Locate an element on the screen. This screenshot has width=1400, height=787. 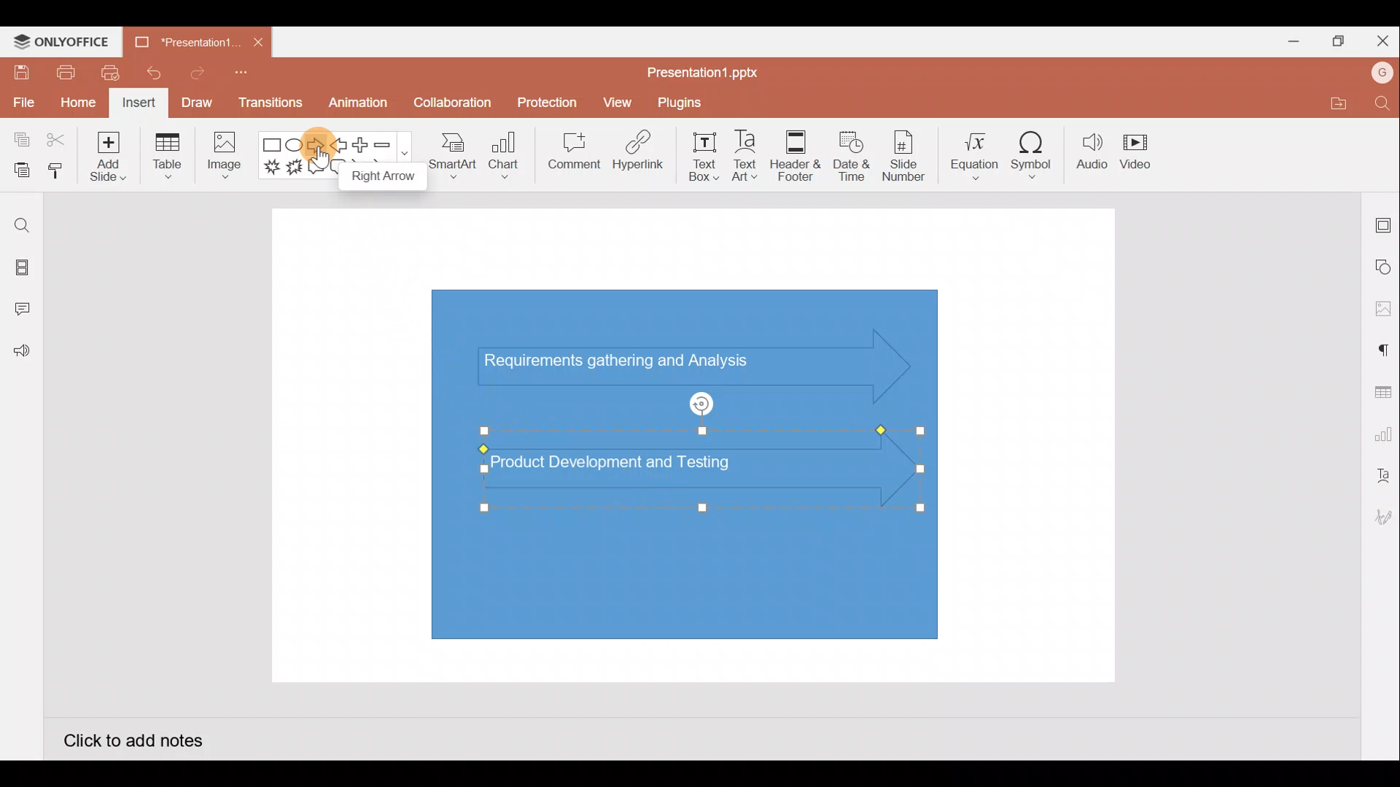
Find is located at coordinates (1384, 103).